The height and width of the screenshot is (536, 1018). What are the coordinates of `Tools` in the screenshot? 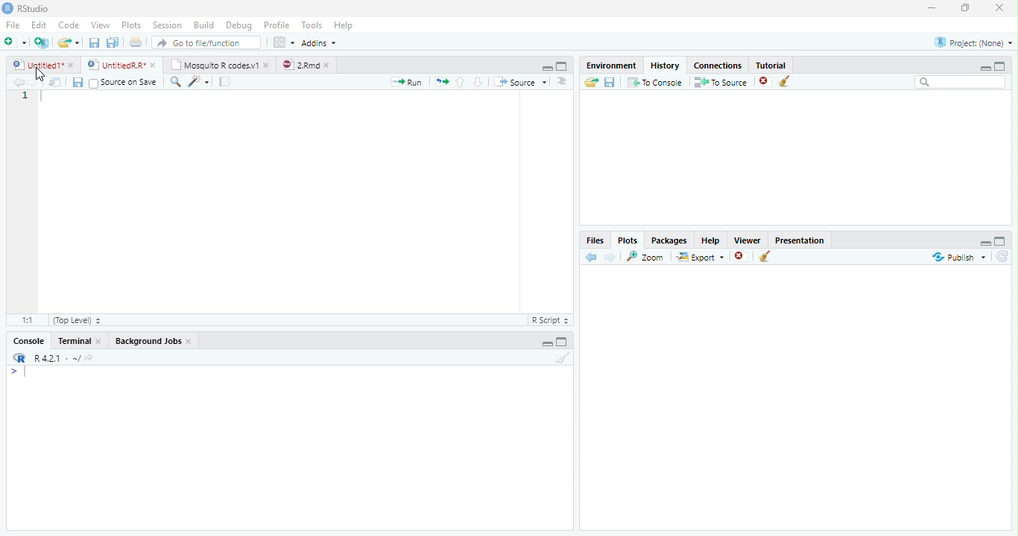 It's located at (313, 25).